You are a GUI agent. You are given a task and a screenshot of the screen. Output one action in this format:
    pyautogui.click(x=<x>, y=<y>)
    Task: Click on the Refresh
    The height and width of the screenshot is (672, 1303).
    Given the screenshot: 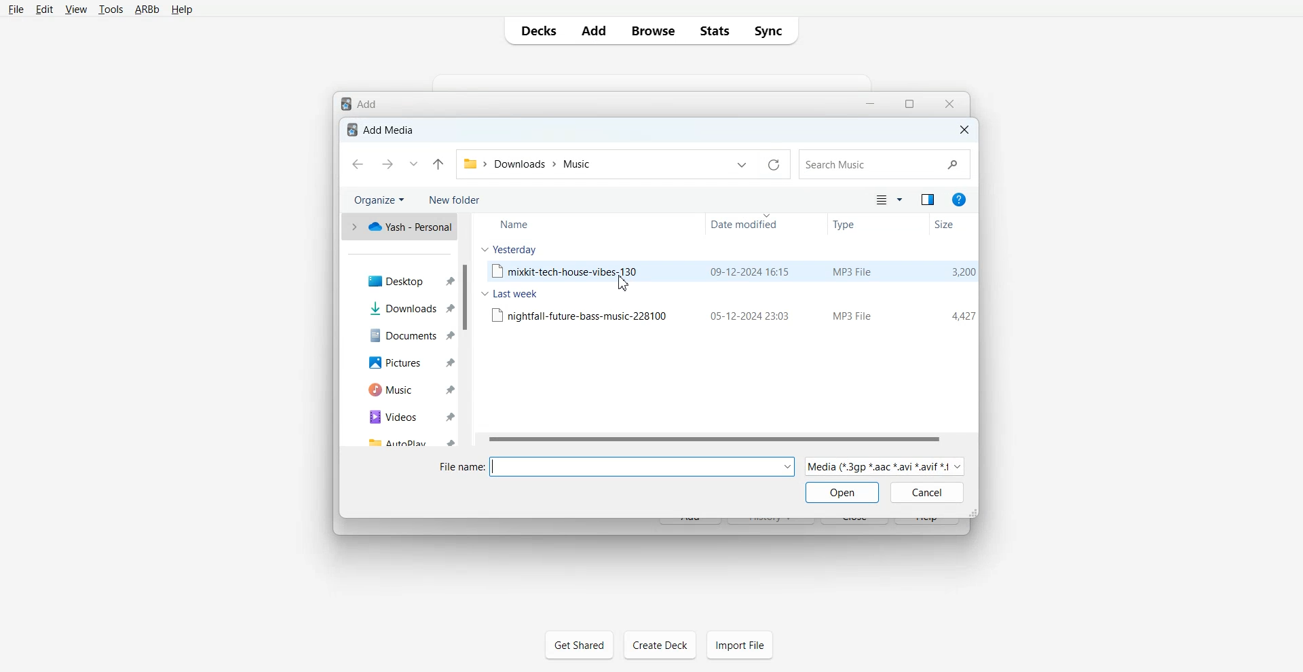 What is the action you would take?
    pyautogui.click(x=774, y=164)
    